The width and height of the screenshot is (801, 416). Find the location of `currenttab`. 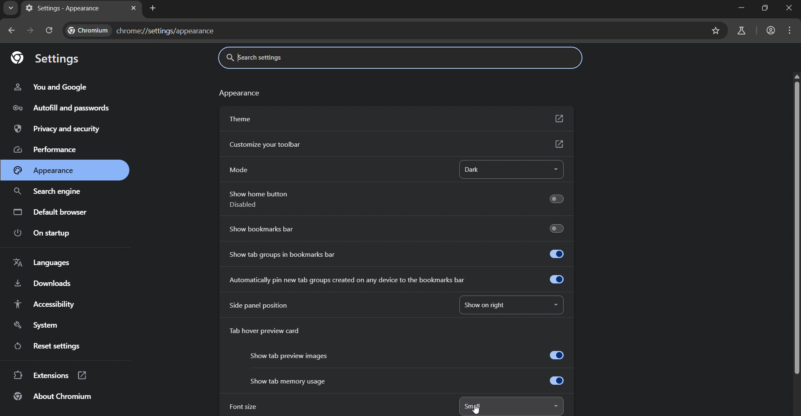

currenttab is located at coordinates (63, 8).